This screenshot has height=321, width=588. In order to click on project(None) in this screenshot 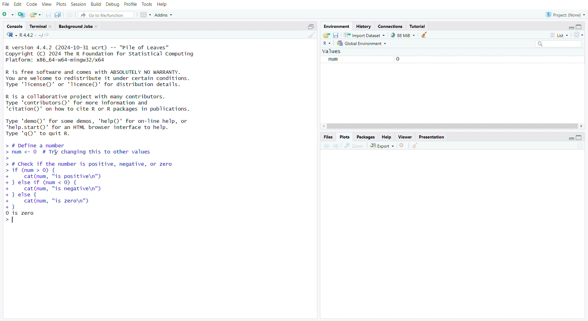, I will do `click(565, 14)`.